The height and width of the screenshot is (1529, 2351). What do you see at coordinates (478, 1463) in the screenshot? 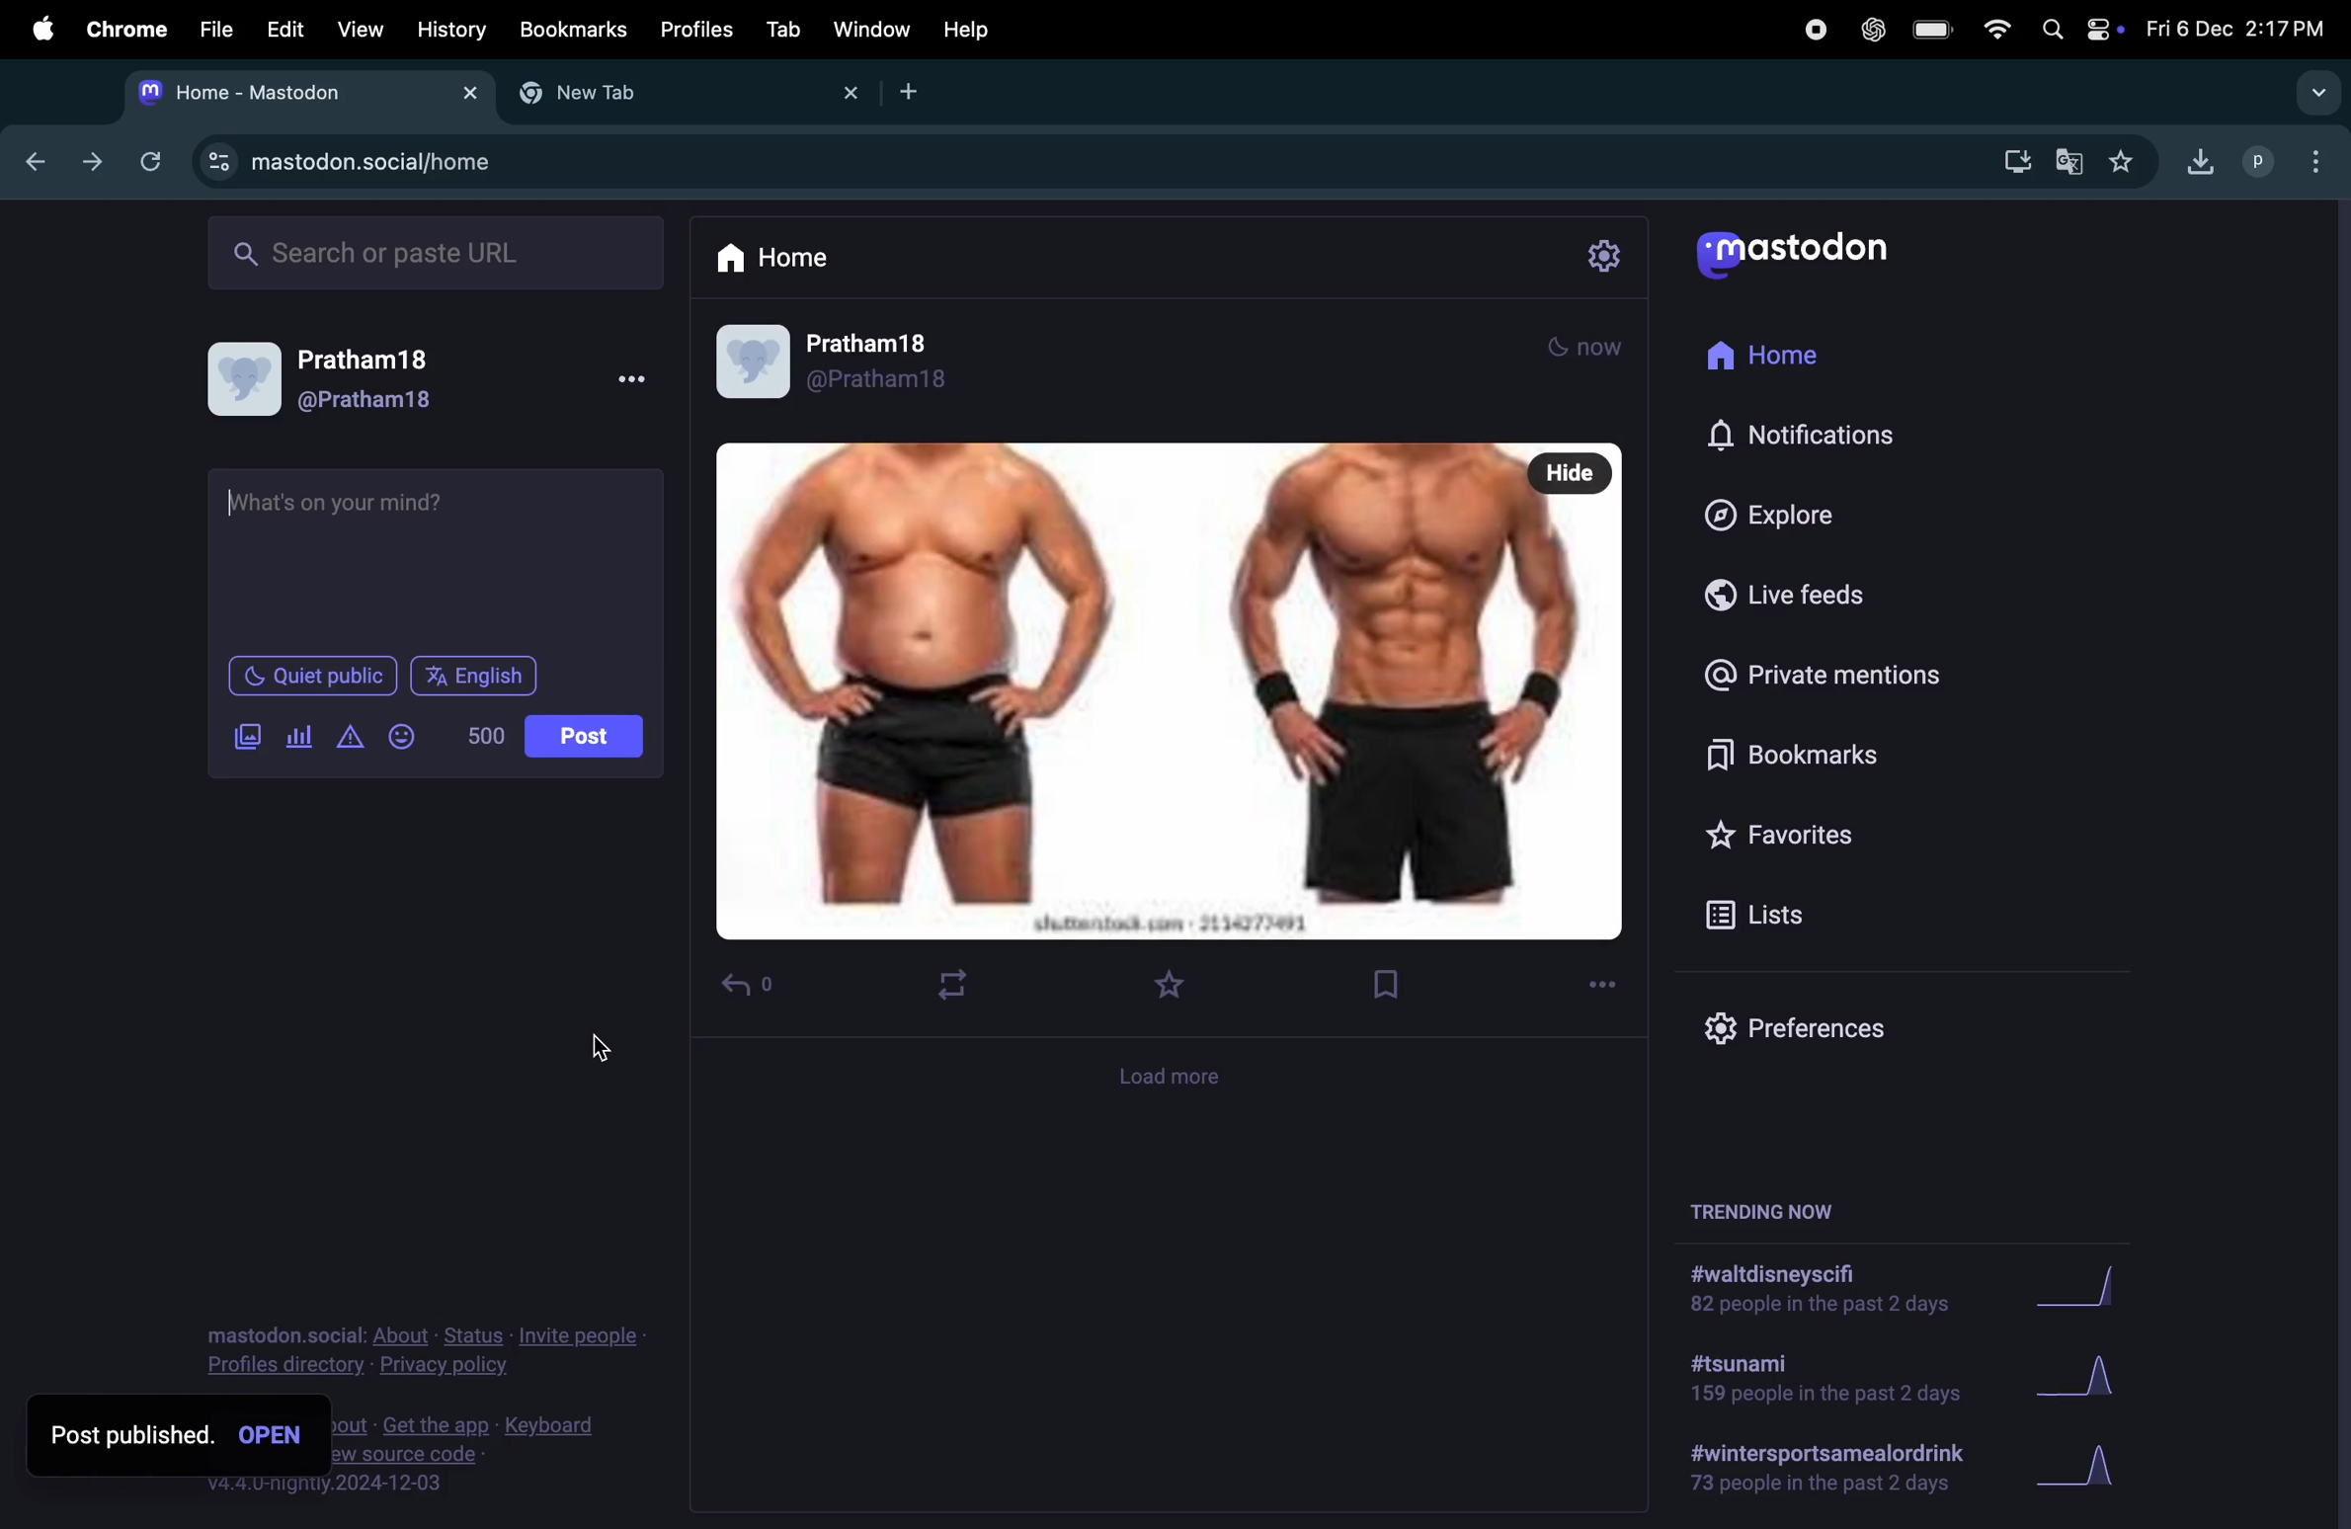
I see `view source code` at bounding box center [478, 1463].